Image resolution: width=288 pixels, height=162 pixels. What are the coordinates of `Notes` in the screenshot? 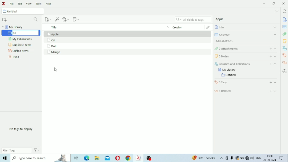 It's located at (285, 41).